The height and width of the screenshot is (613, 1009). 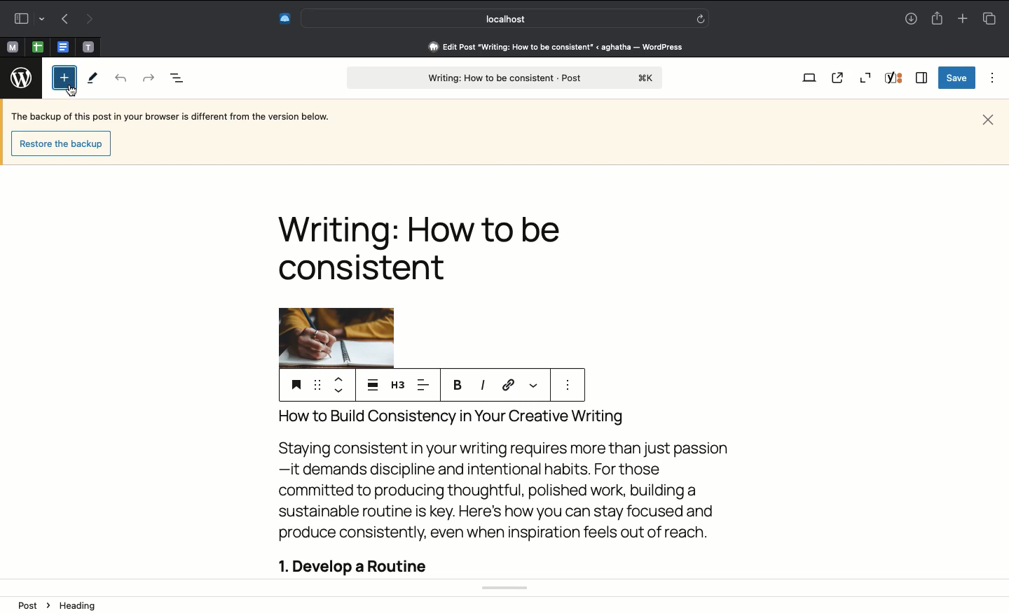 I want to click on Add new tab, so click(x=964, y=18).